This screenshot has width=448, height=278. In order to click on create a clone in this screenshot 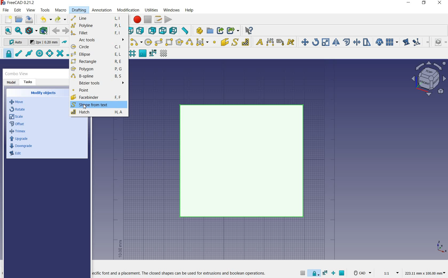, I will do `click(379, 43)`.